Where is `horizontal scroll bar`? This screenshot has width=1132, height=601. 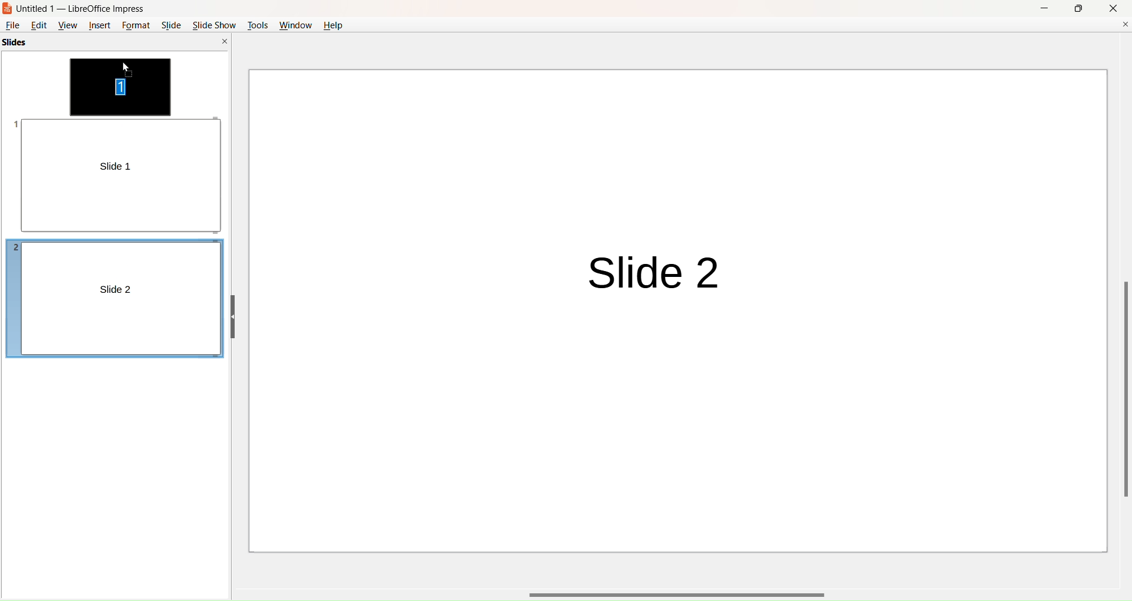
horizontal scroll bar is located at coordinates (682, 593).